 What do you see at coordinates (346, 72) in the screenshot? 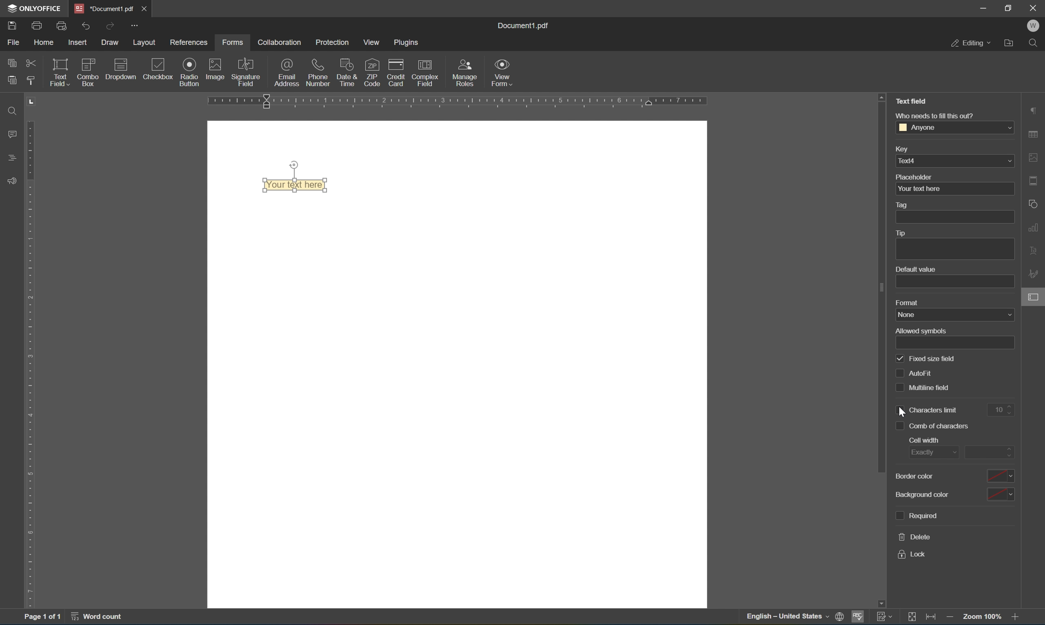
I see `date and time` at bounding box center [346, 72].